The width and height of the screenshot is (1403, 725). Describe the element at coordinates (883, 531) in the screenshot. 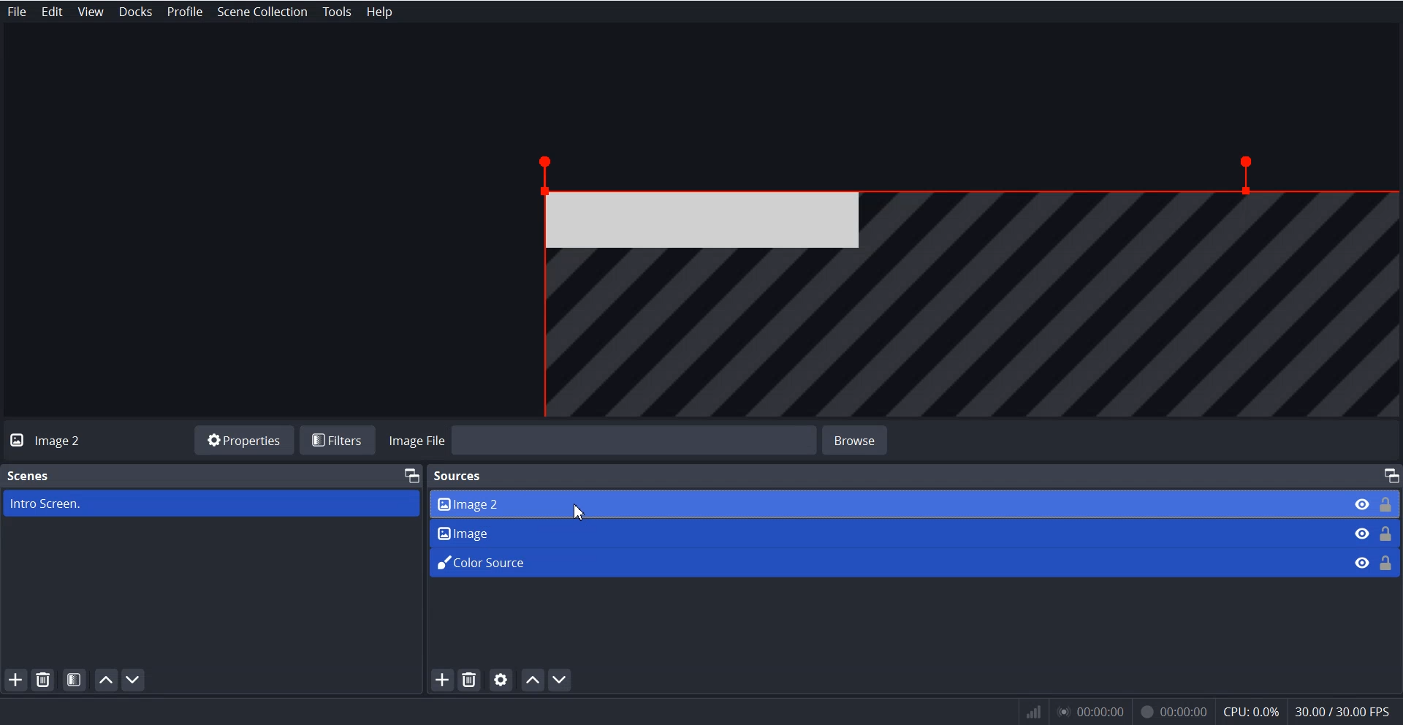

I see `Image` at that location.